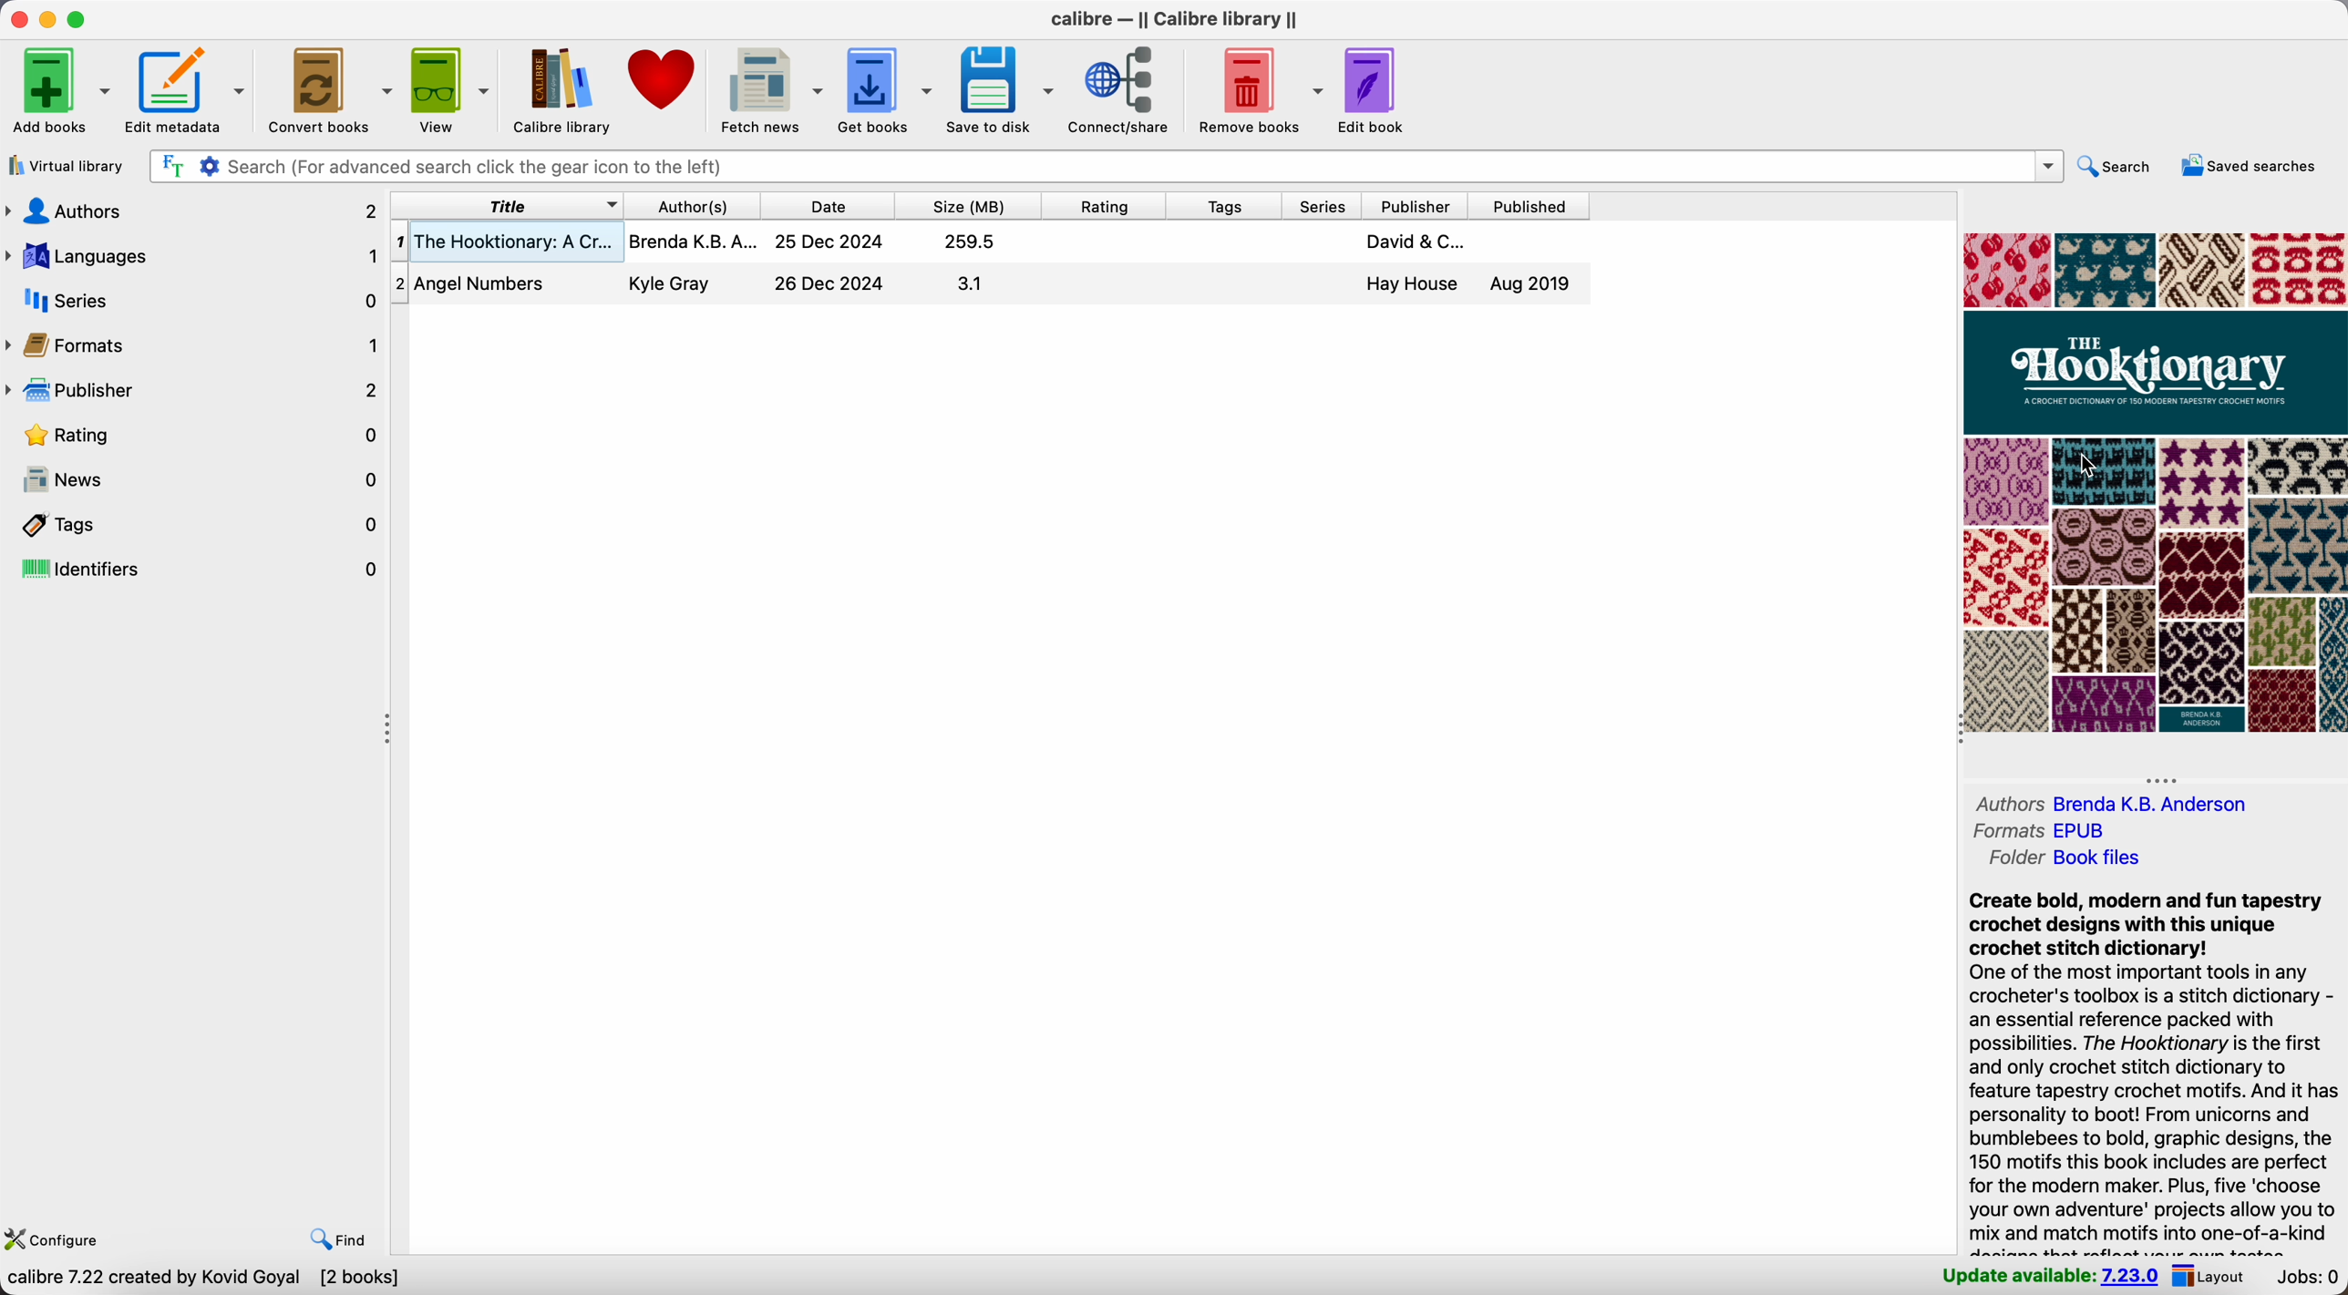 The width and height of the screenshot is (2348, 1295). What do you see at coordinates (195, 570) in the screenshot?
I see `identifiers` at bounding box center [195, 570].